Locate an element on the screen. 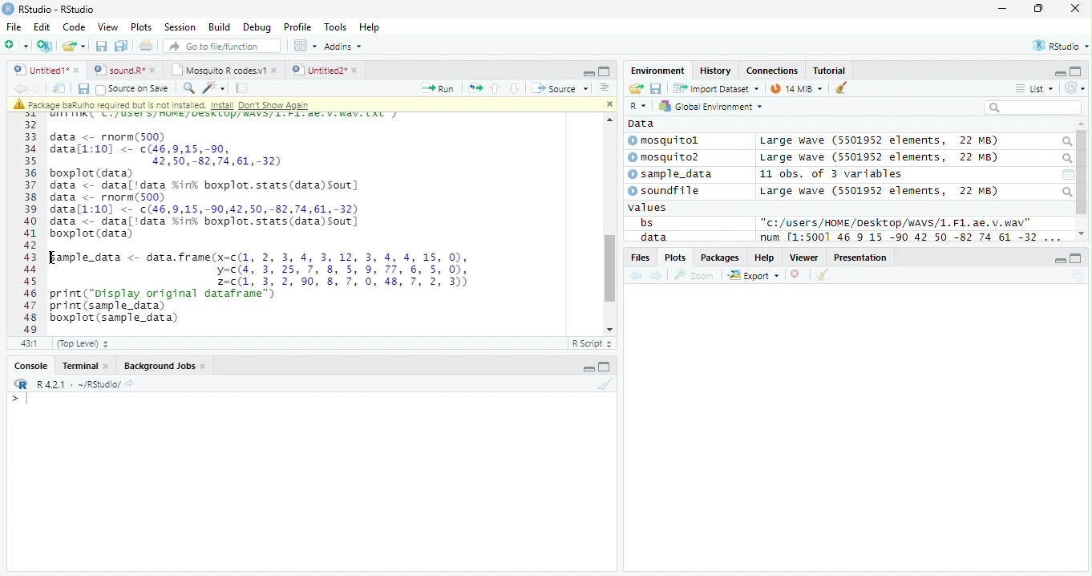  workspace panes is located at coordinates (306, 46).